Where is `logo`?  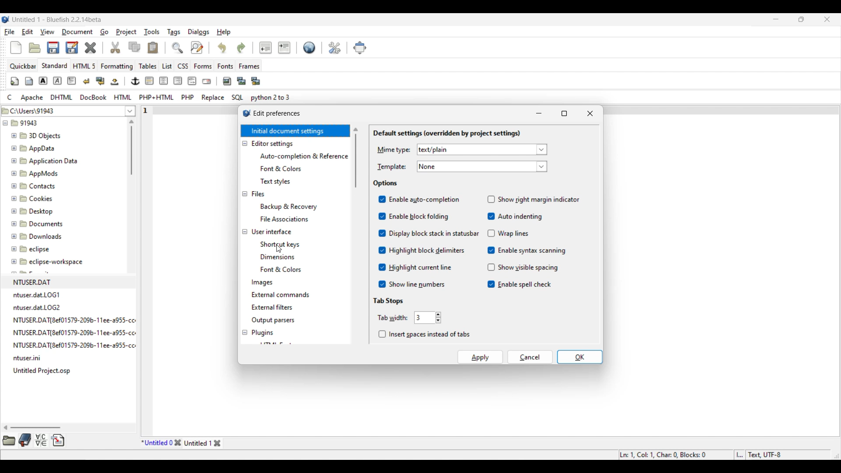
logo is located at coordinates (243, 115).